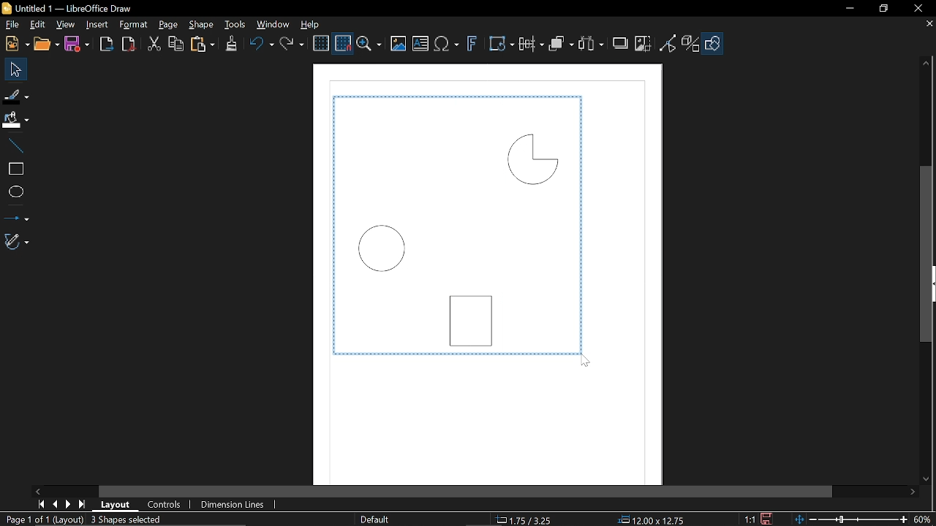 Image resolution: width=936 pixels, height=526 pixels. Describe the element at coordinates (263, 45) in the screenshot. I see `undo` at that location.